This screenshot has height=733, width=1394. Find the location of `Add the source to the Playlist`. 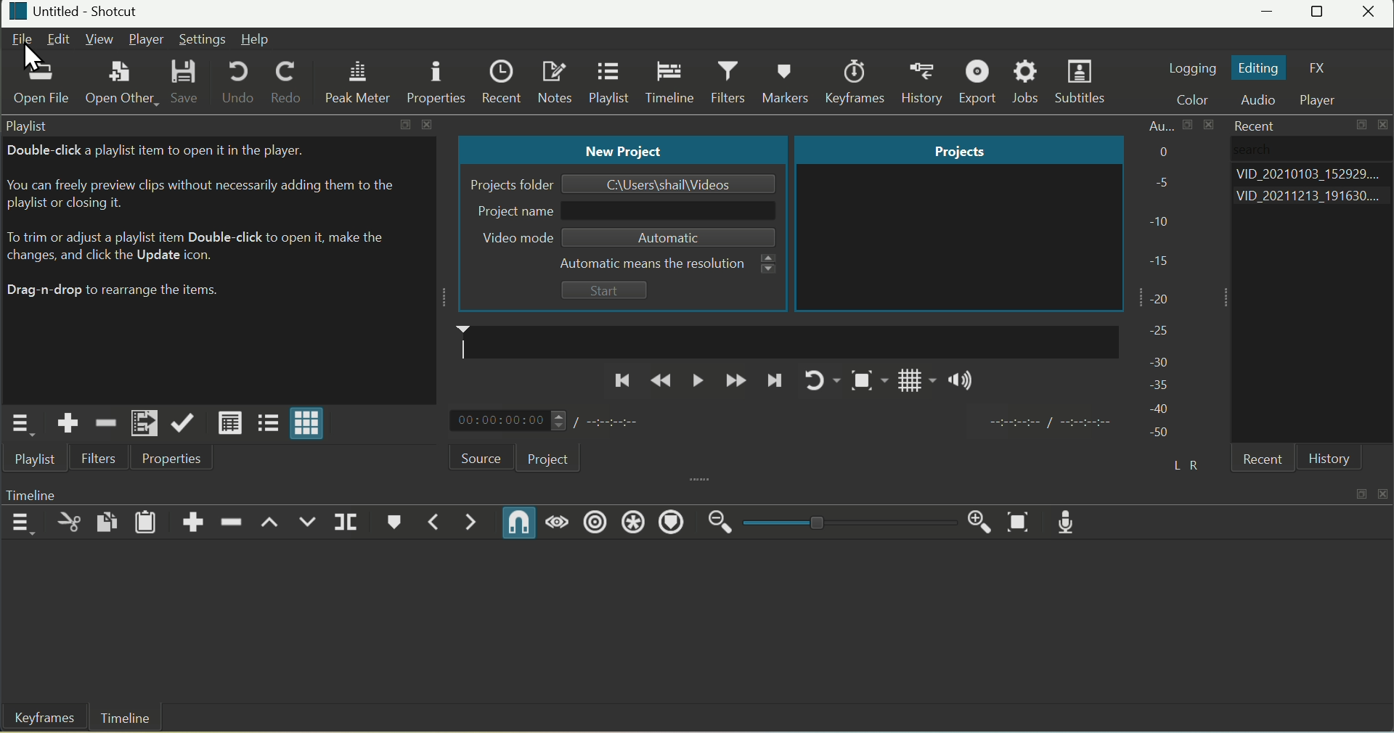

Add the source to the Playlist is located at coordinates (68, 423).